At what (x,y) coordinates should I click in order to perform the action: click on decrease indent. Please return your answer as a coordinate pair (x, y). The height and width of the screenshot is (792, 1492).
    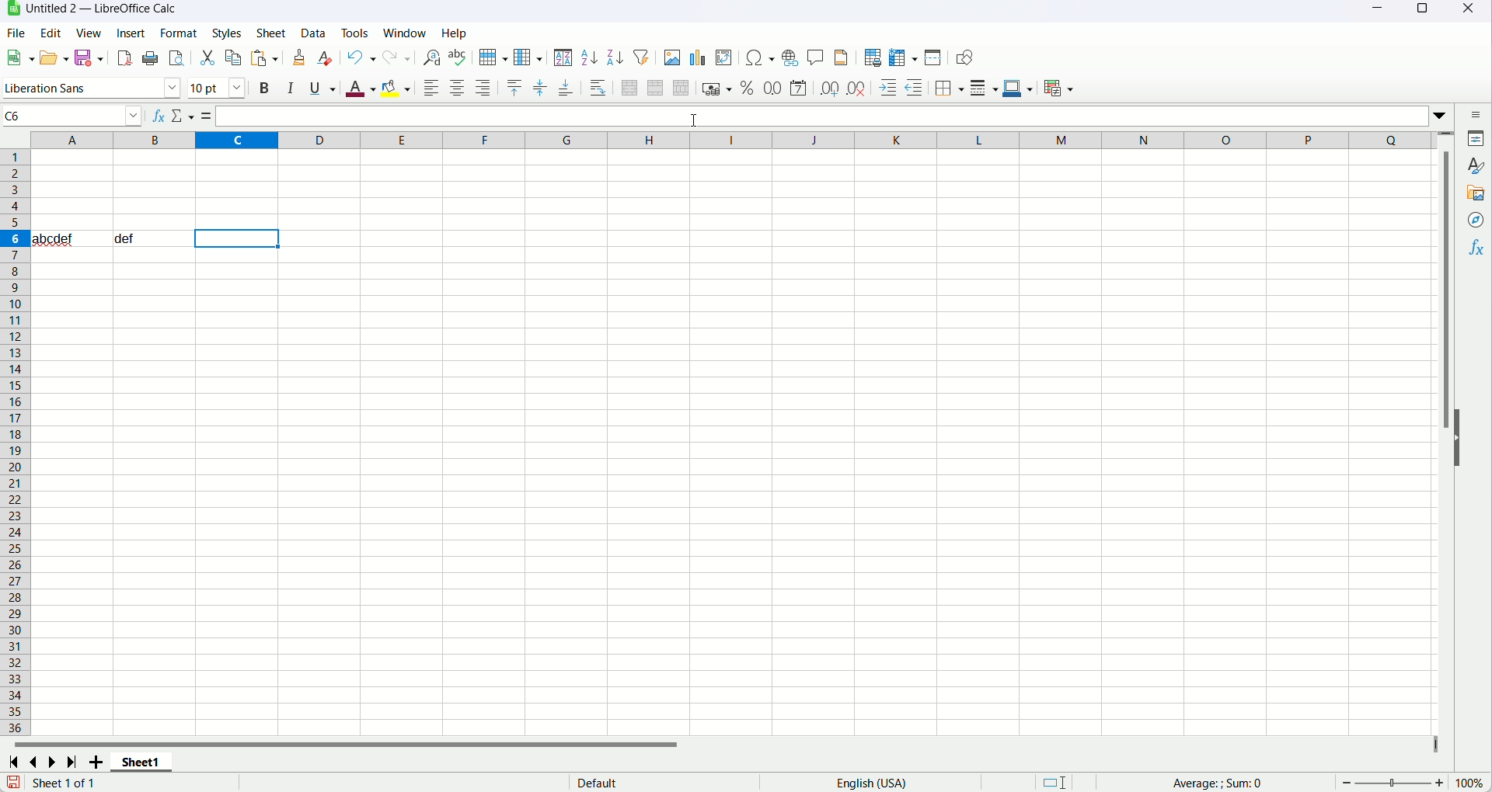
    Looking at the image, I should click on (915, 87).